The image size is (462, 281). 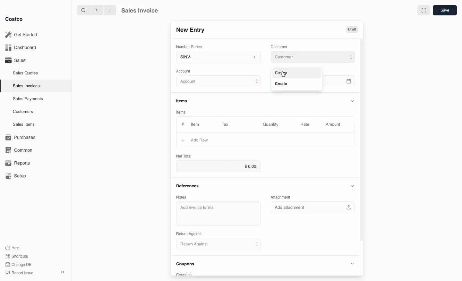 What do you see at coordinates (187, 265) in the screenshot?
I see `Coupons` at bounding box center [187, 265].